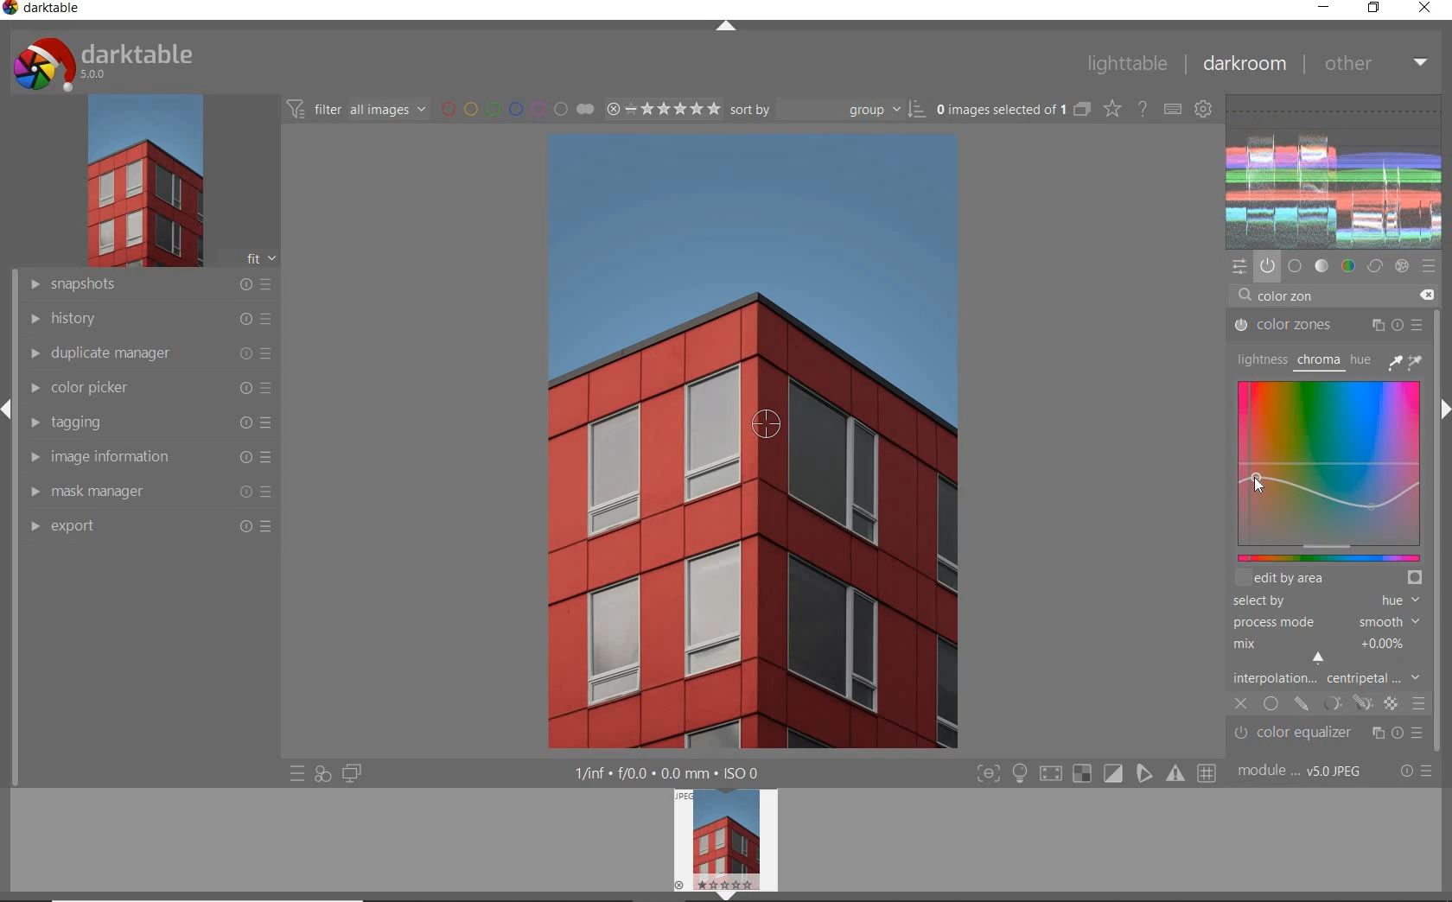 This screenshot has width=1452, height=902. I want to click on expand/collapse, so click(1443, 408).